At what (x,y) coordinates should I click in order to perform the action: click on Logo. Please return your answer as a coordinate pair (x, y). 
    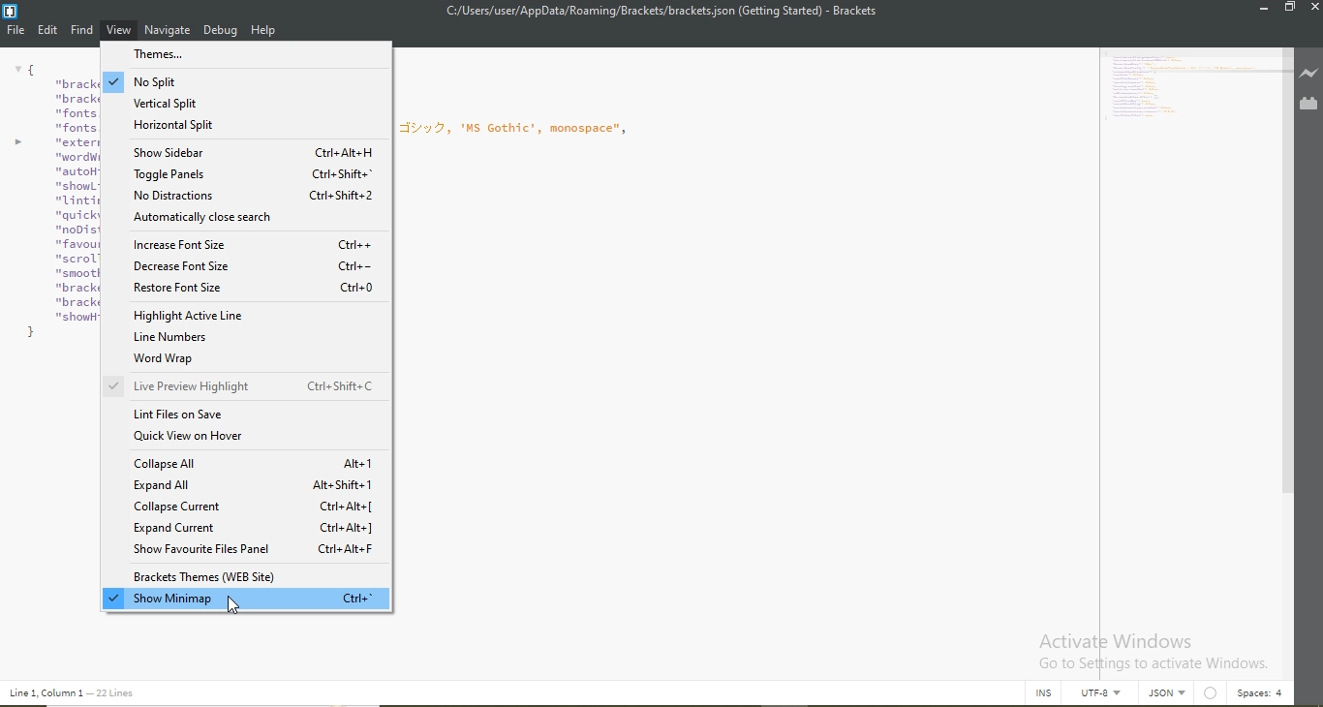
    Looking at the image, I should click on (11, 13).